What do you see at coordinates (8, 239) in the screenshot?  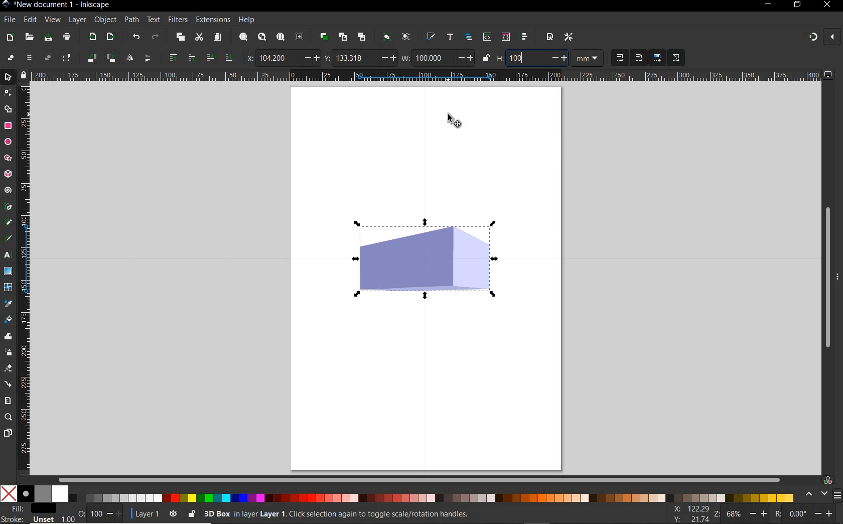 I see `calligraphy tool` at bounding box center [8, 239].